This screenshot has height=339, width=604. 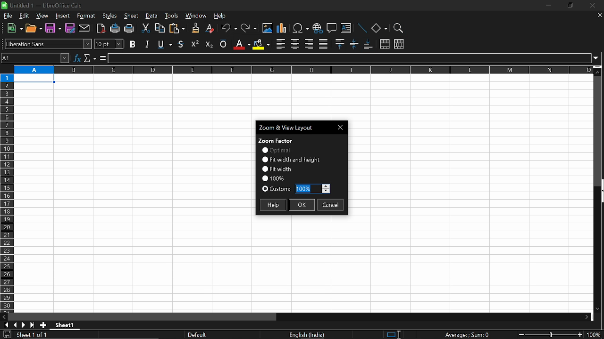 What do you see at coordinates (241, 44) in the screenshot?
I see `fontcolor` at bounding box center [241, 44].